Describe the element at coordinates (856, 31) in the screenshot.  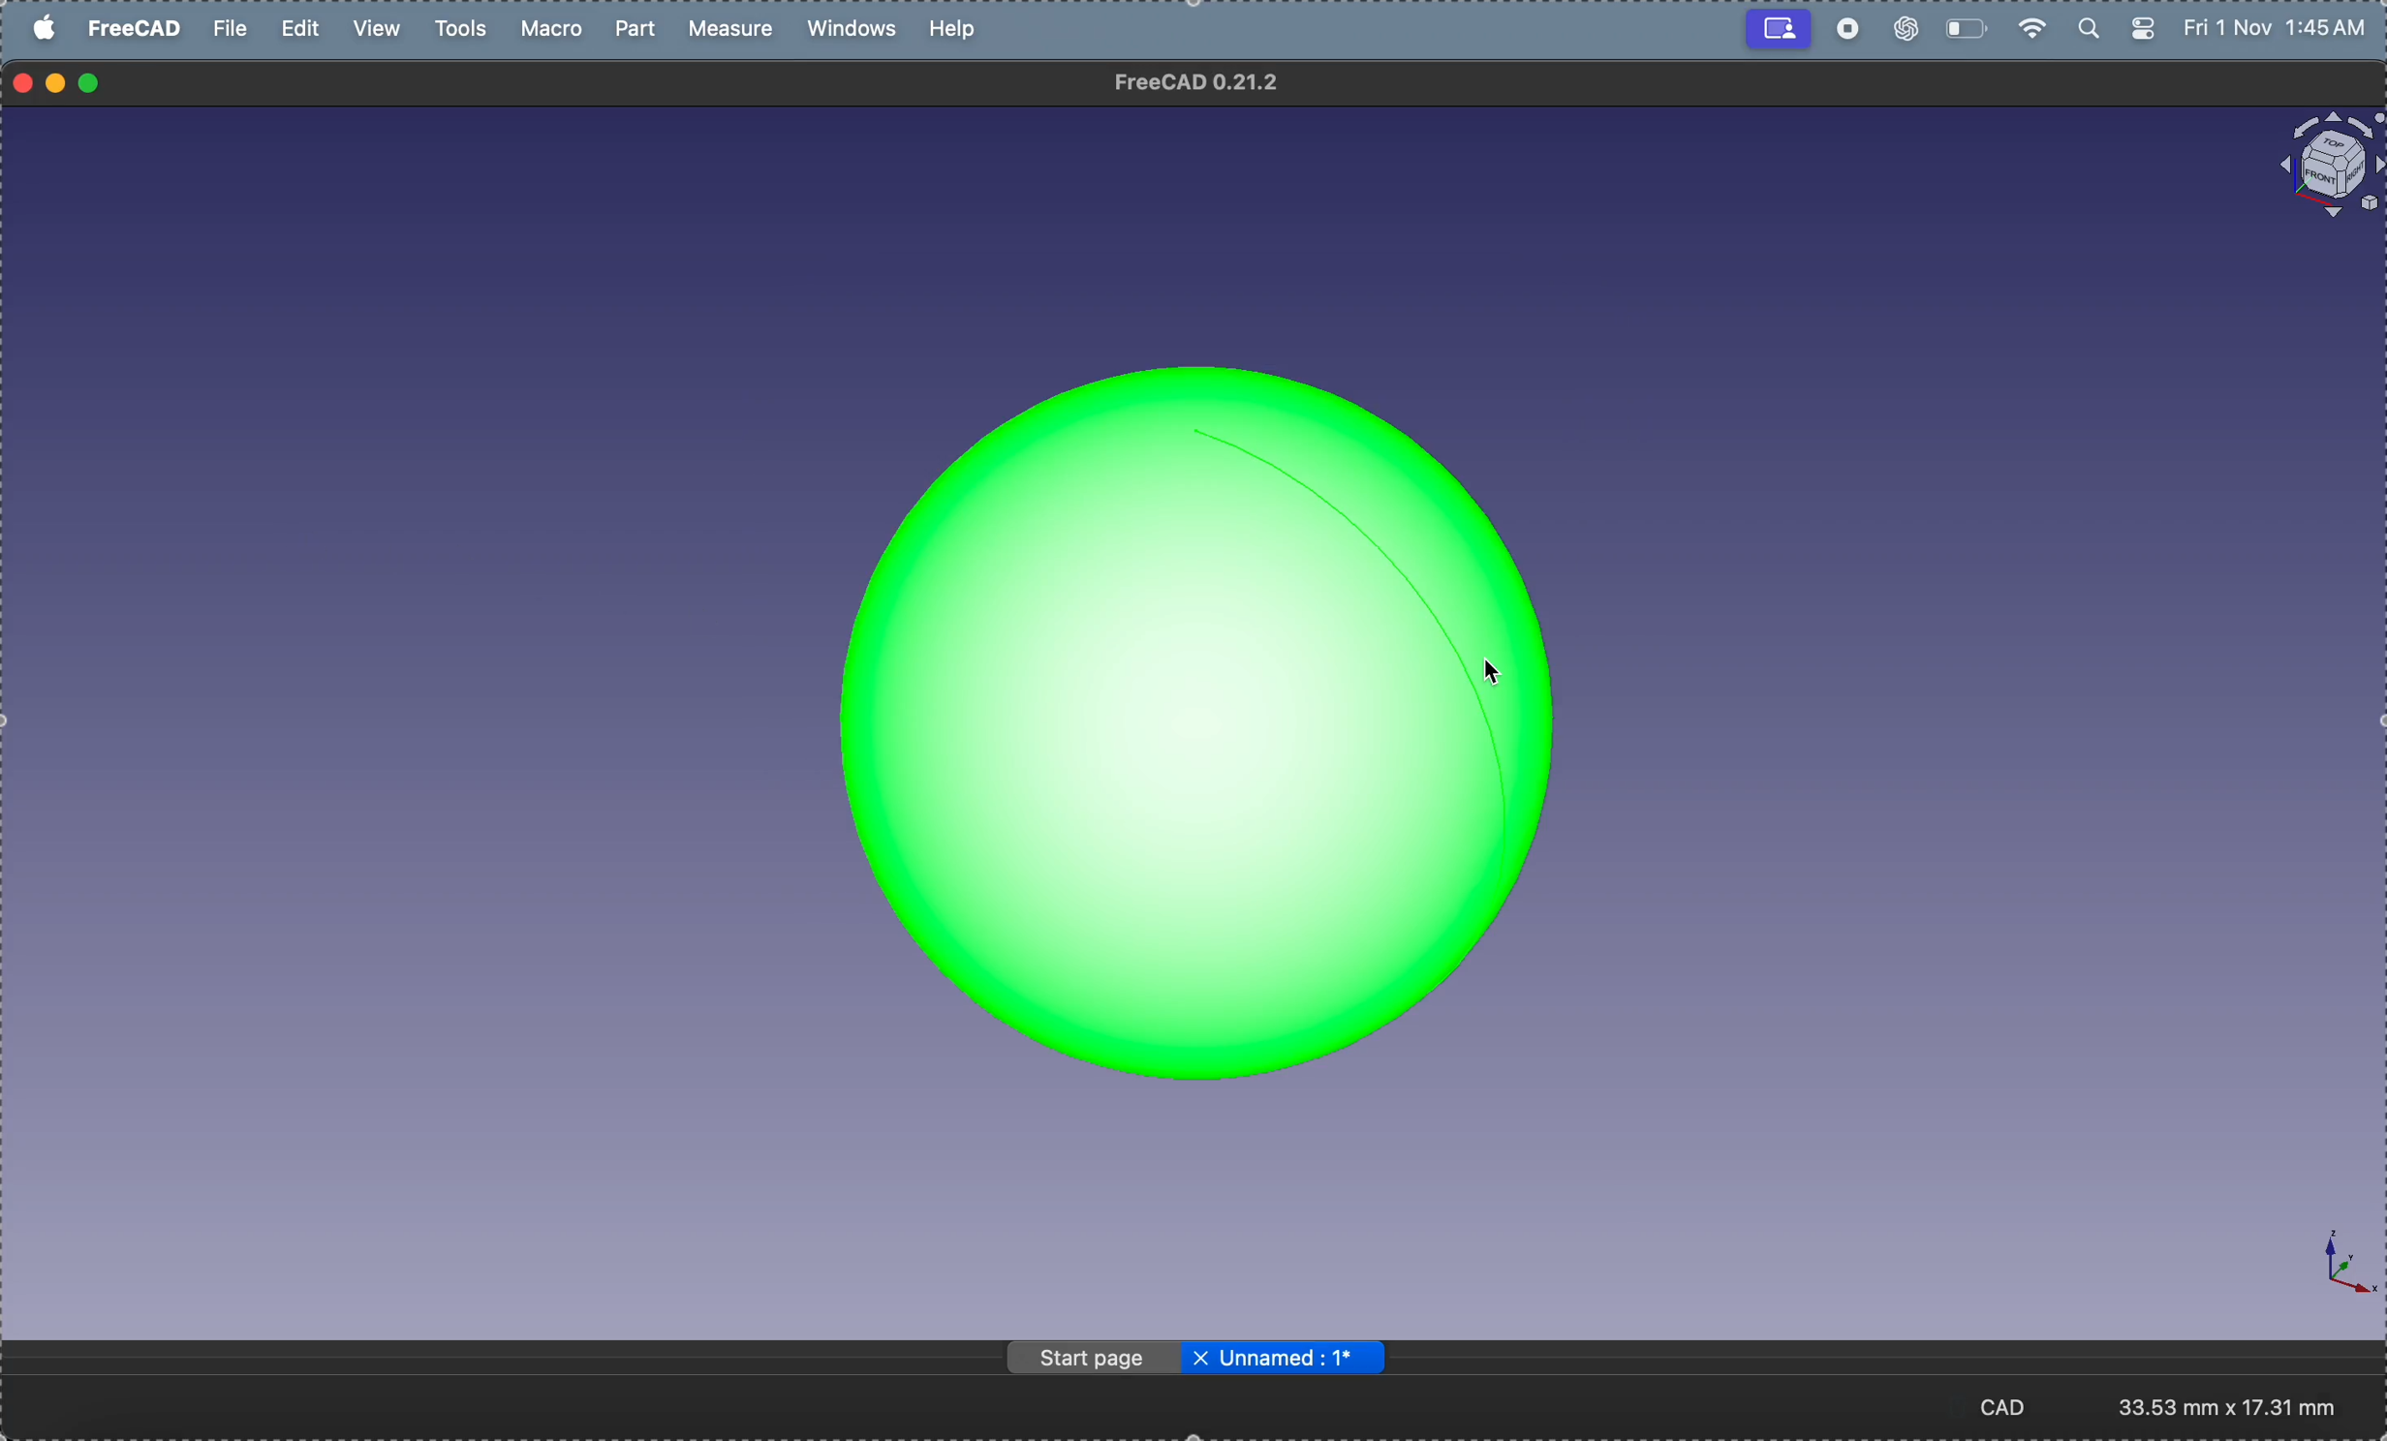
I see `windows` at that location.